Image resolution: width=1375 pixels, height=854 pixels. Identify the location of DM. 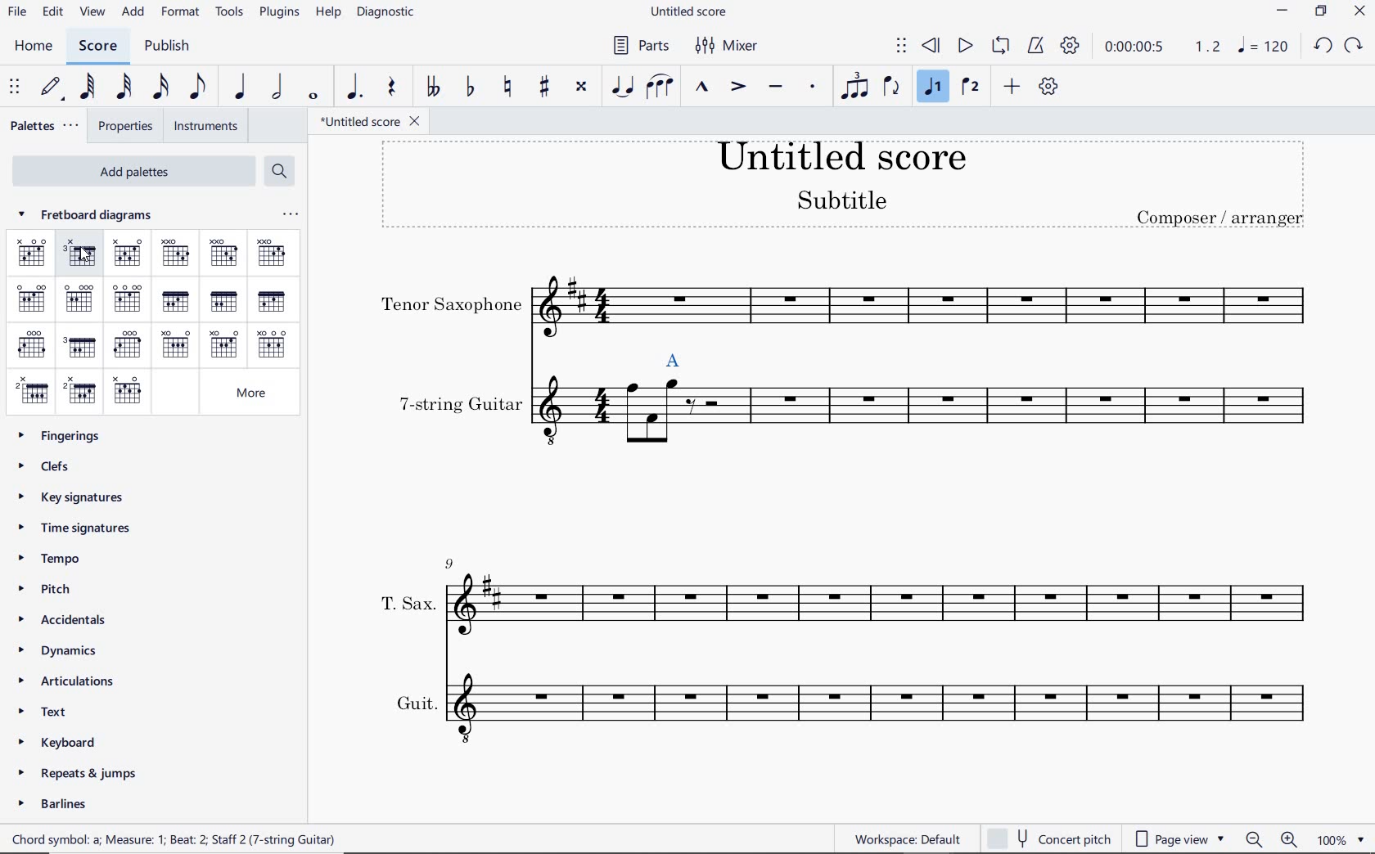
(223, 254).